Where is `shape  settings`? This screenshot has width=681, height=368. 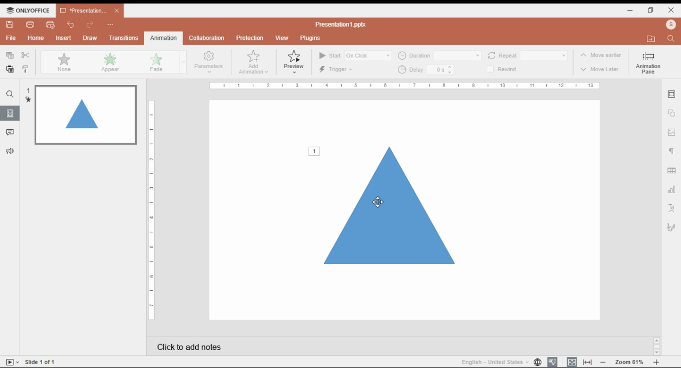 shape  settings is located at coordinates (671, 114).